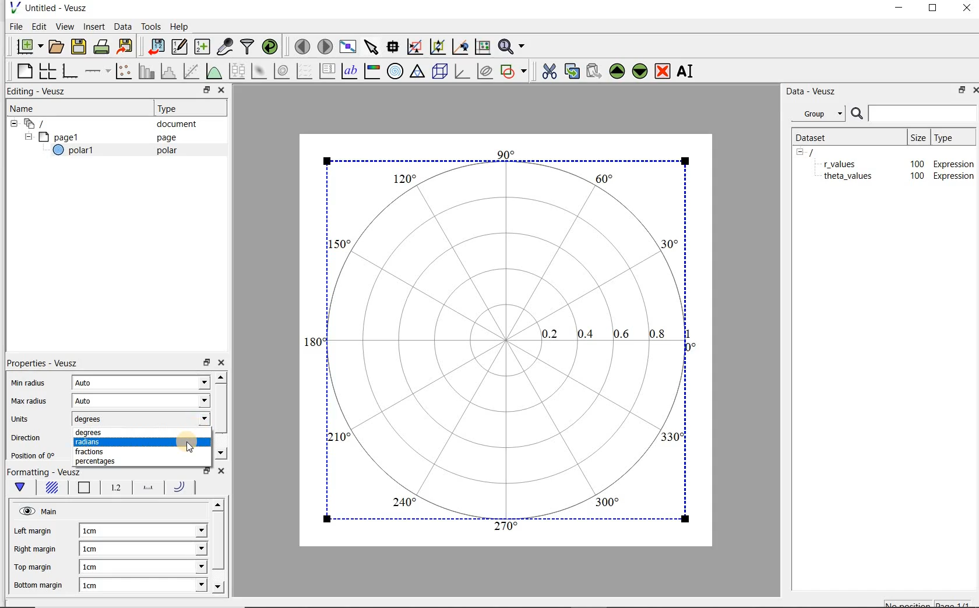  What do you see at coordinates (351, 70) in the screenshot?
I see `text label` at bounding box center [351, 70].